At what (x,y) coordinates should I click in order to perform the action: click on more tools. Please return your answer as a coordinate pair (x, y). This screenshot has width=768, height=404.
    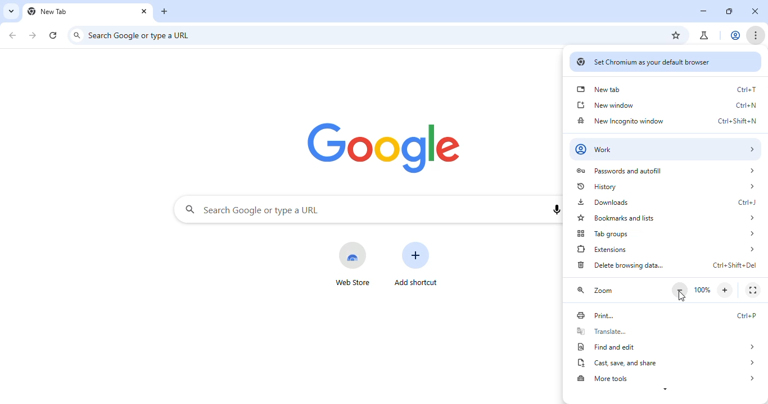
    Looking at the image, I should click on (668, 378).